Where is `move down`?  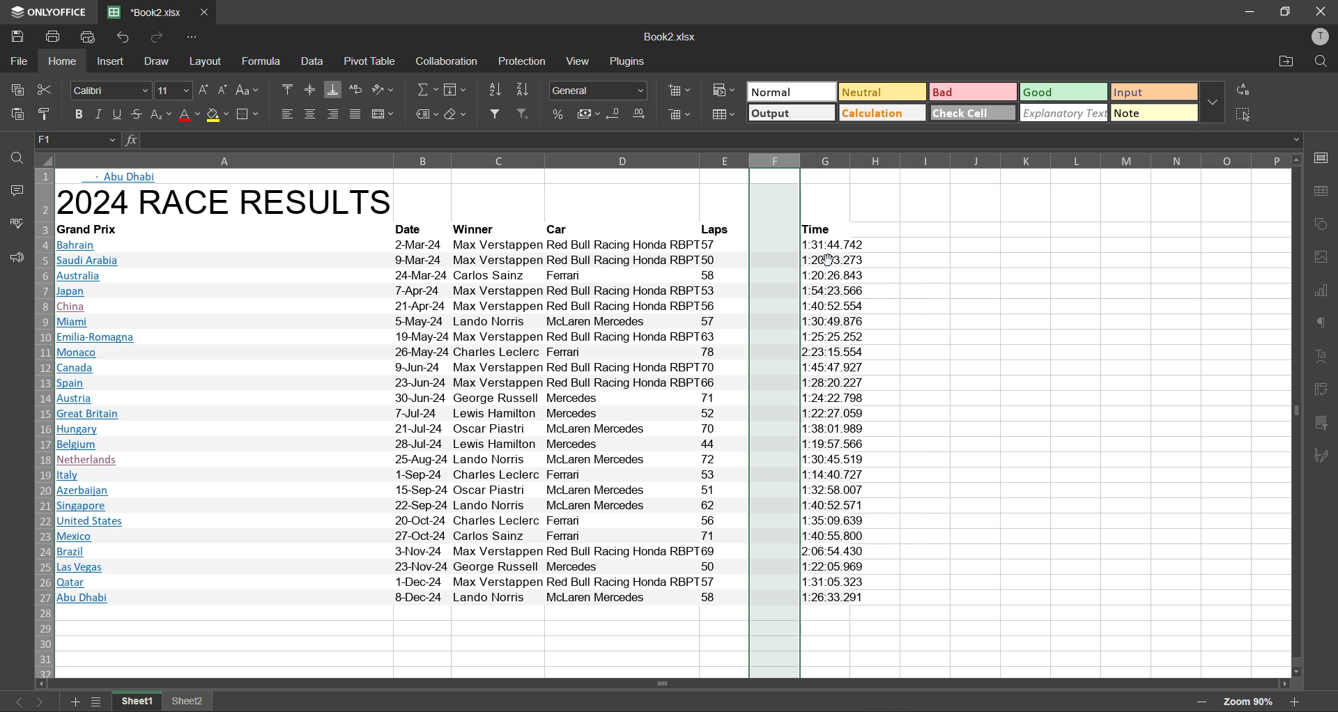 move down is located at coordinates (1298, 672).